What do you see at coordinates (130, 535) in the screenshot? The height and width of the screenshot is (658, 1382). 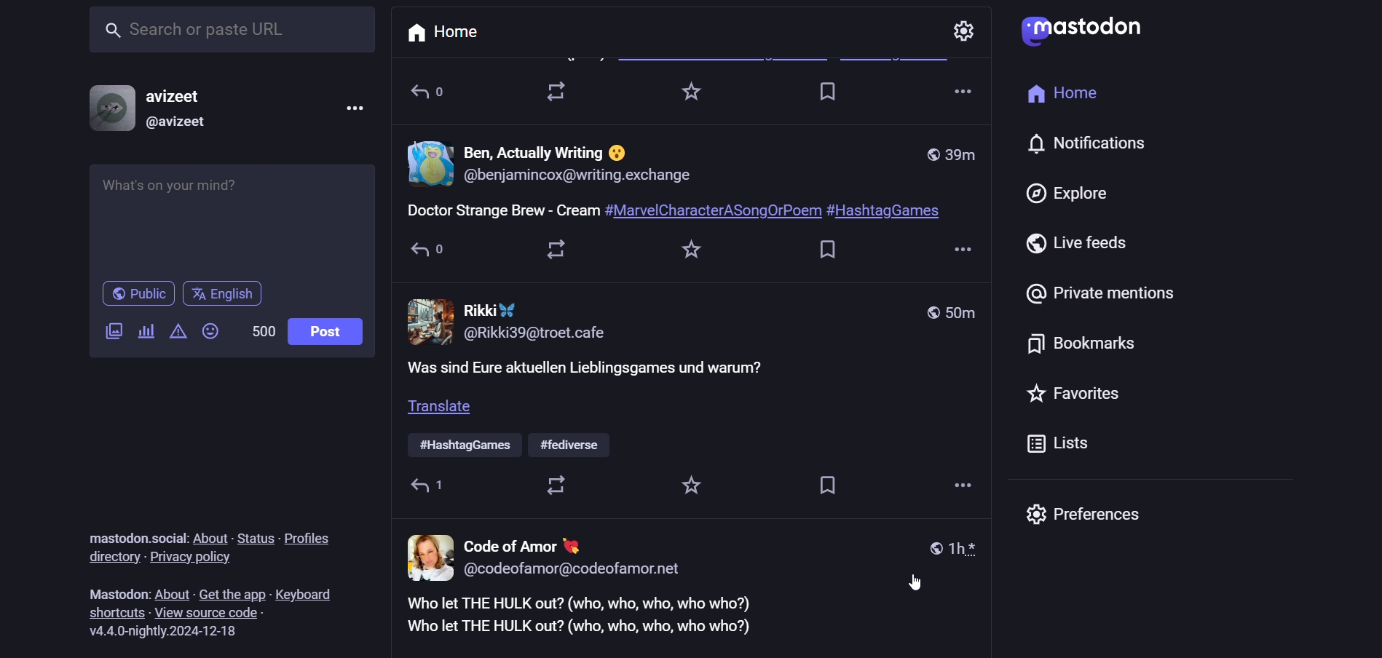 I see `mastodon.social` at bounding box center [130, 535].